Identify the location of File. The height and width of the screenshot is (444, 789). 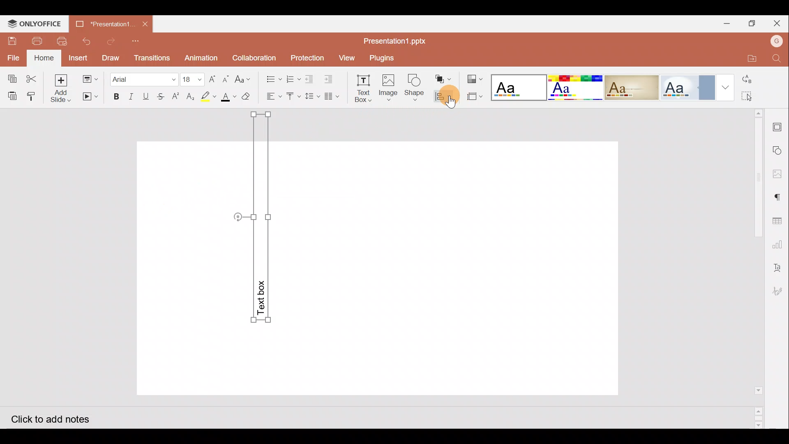
(14, 57).